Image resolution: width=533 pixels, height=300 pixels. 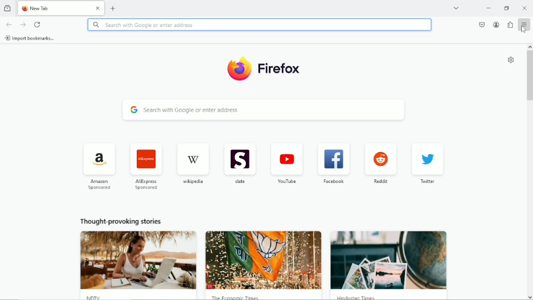 What do you see at coordinates (381, 183) in the screenshot?
I see `reddit` at bounding box center [381, 183].